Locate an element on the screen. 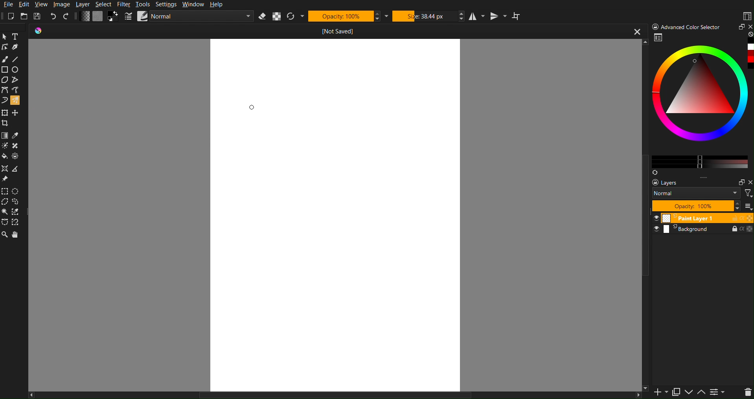 This screenshot has width=754, height=399. more is located at coordinates (749, 207).